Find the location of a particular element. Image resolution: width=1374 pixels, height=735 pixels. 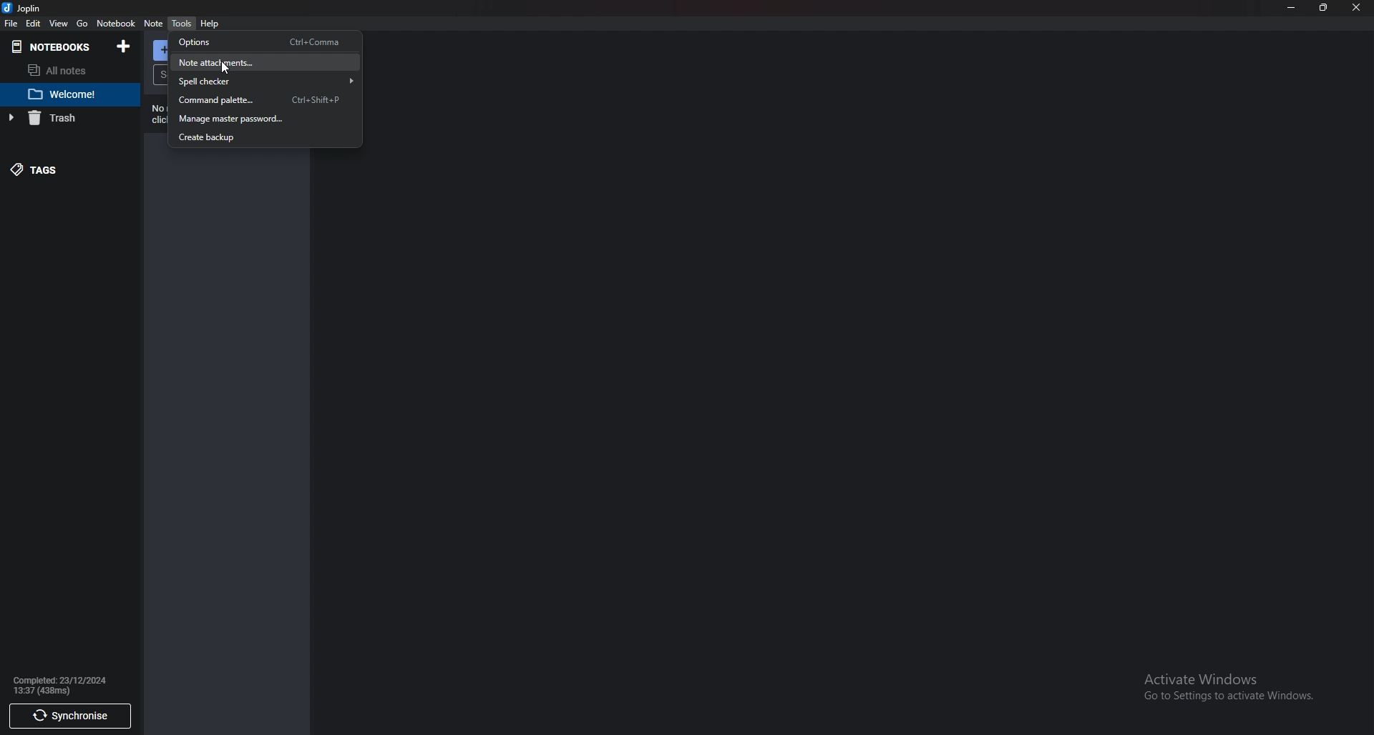

help is located at coordinates (209, 24).